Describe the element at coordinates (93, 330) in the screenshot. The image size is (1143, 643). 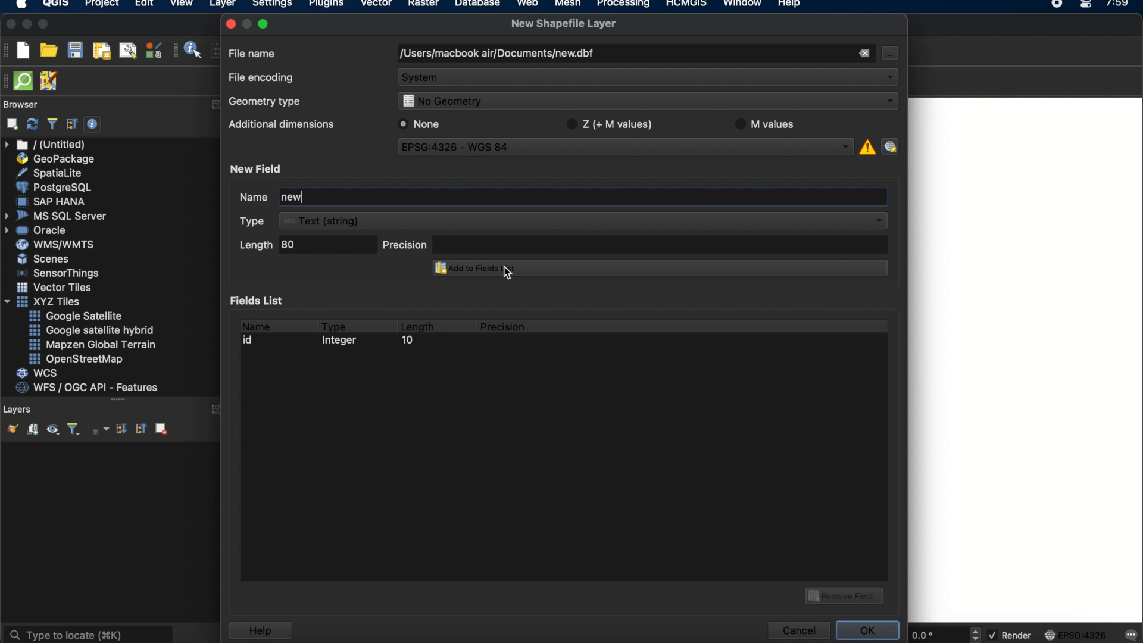
I see `google satellite hybrid` at that location.